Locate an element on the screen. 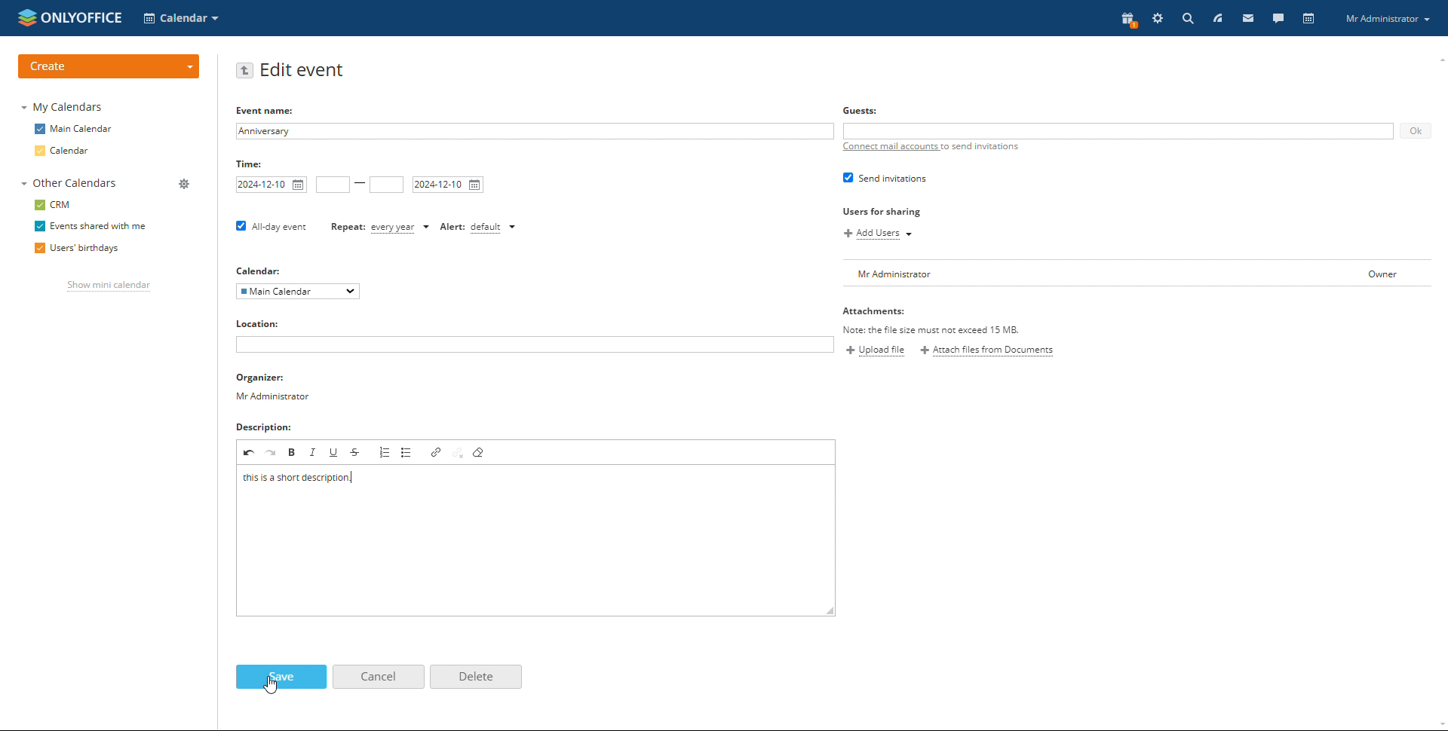 Image resolution: width=1448 pixels, height=731 pixels. mail is located at coordinates (1248, 18).